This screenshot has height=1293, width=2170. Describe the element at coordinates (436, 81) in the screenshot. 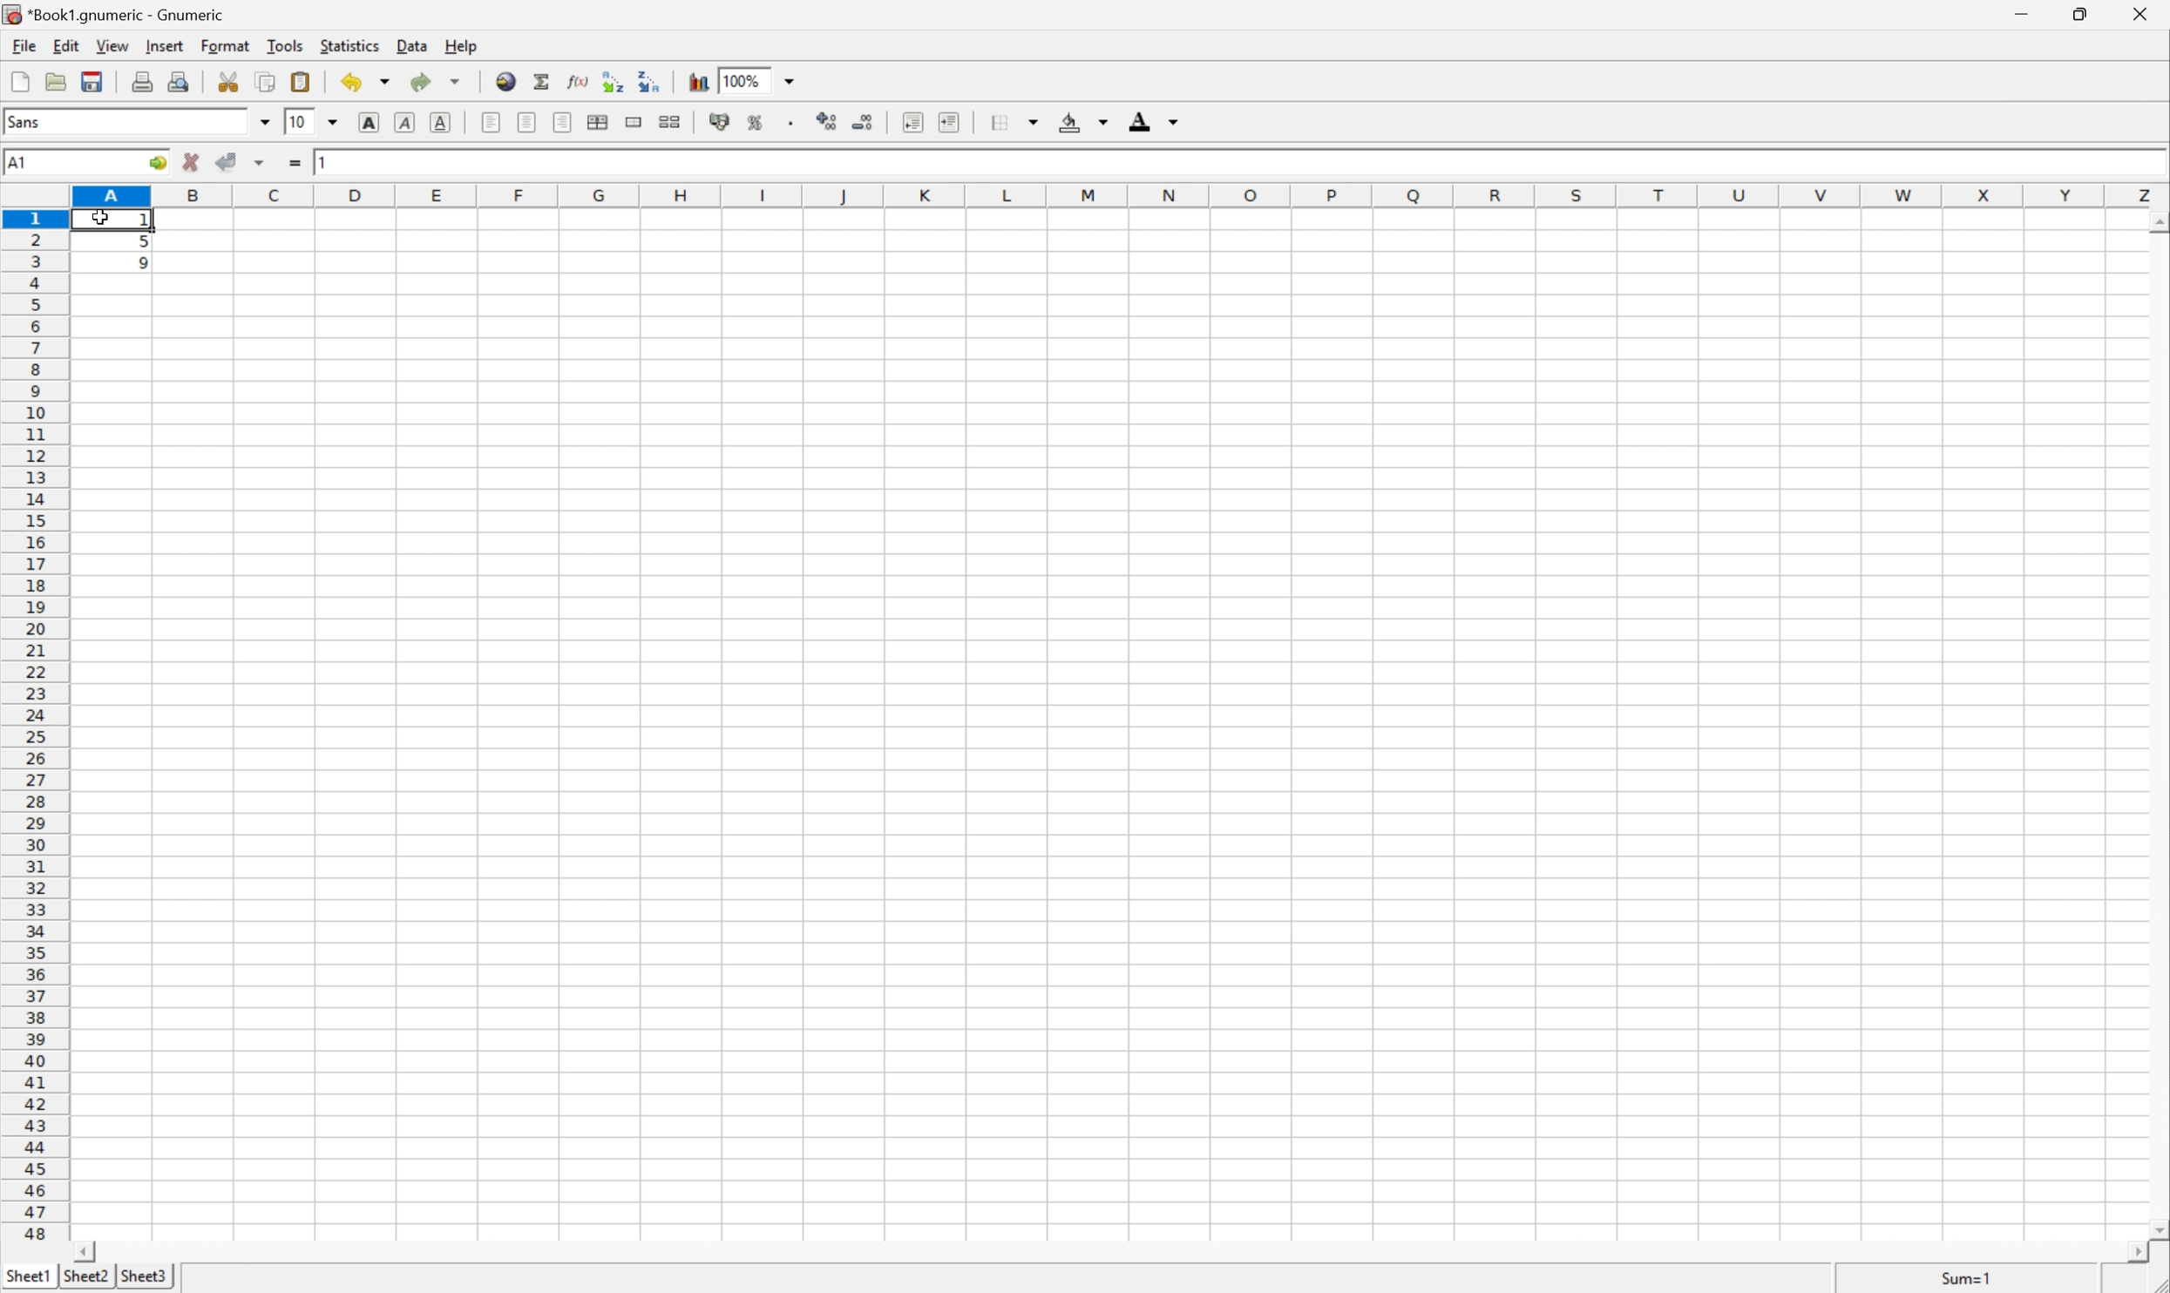

I see `redo` at that location.